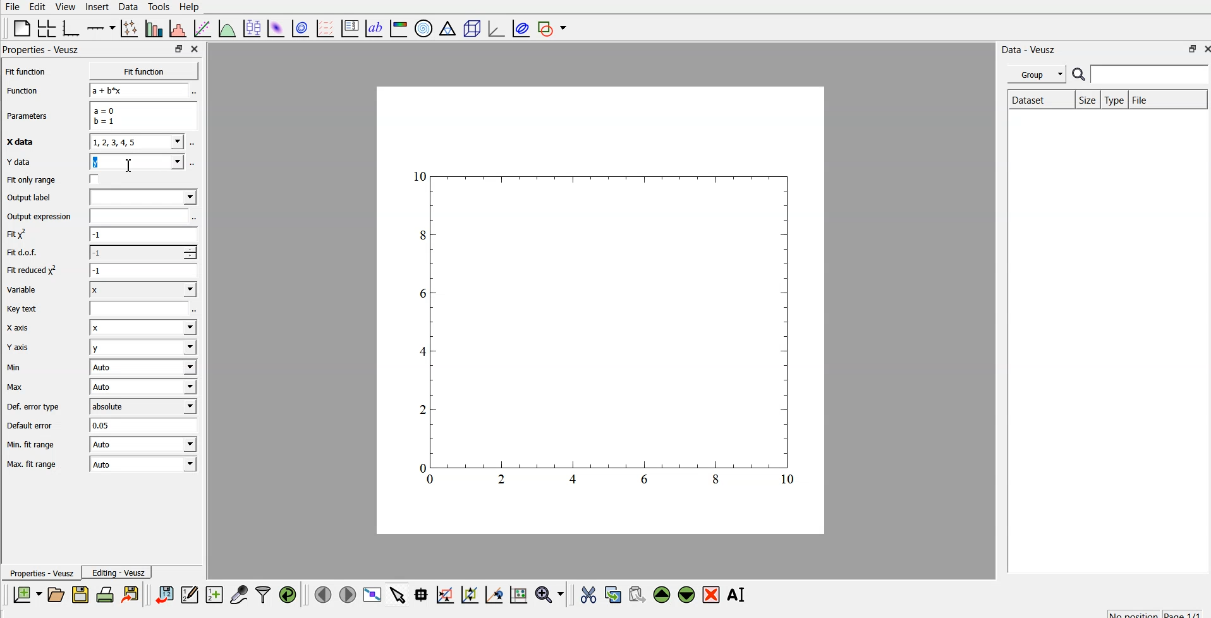  Describe the element at coordinates (447, 596) in the screenshot. I see `click or draw a rectangle to zoom on graph axes` at that location.